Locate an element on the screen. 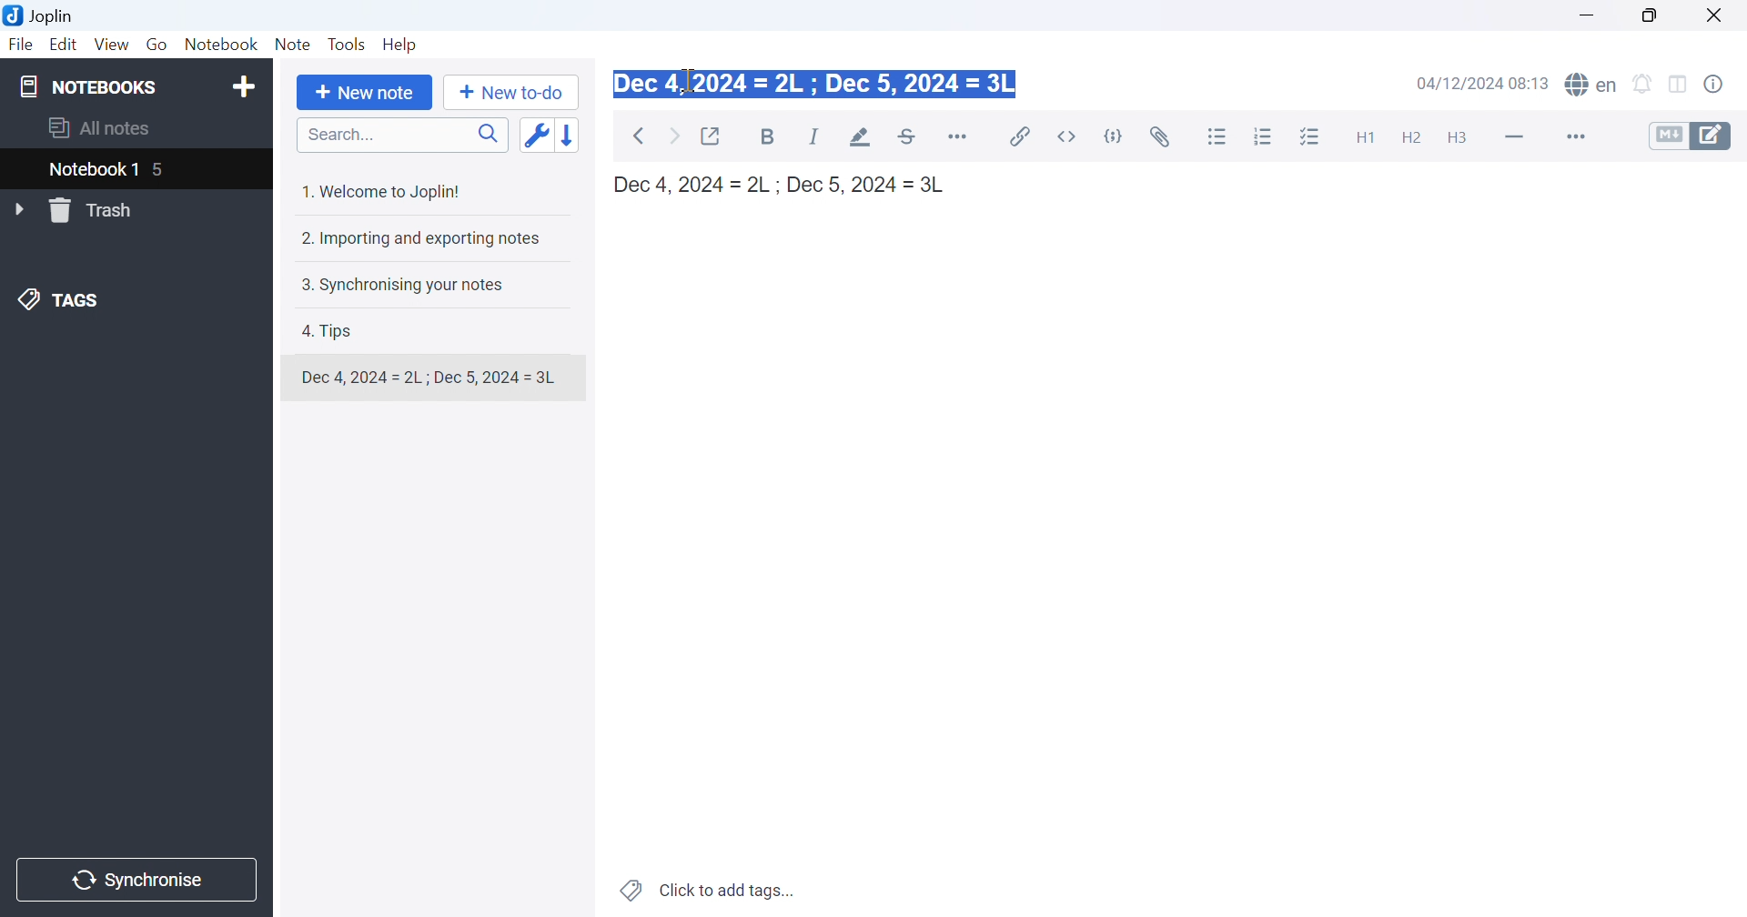 The width and height of the screenshot is (1747, 917). Dec 4, 2024 = 2L ; Dec 5, 2024 = 3L is located at coordinates (429, 378).